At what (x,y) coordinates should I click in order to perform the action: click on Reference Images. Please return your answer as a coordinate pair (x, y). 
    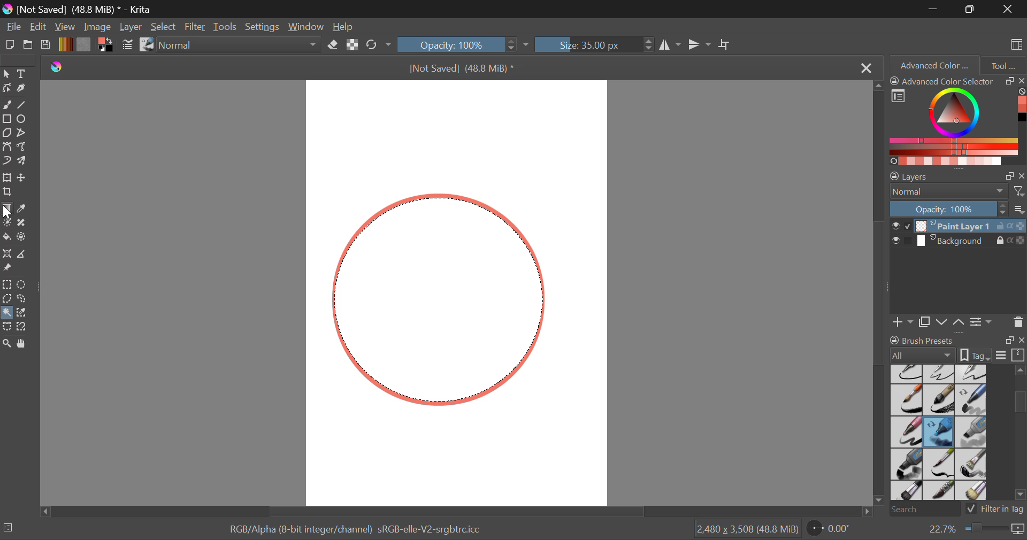
    Looking at the image, I should click on (9, 268).